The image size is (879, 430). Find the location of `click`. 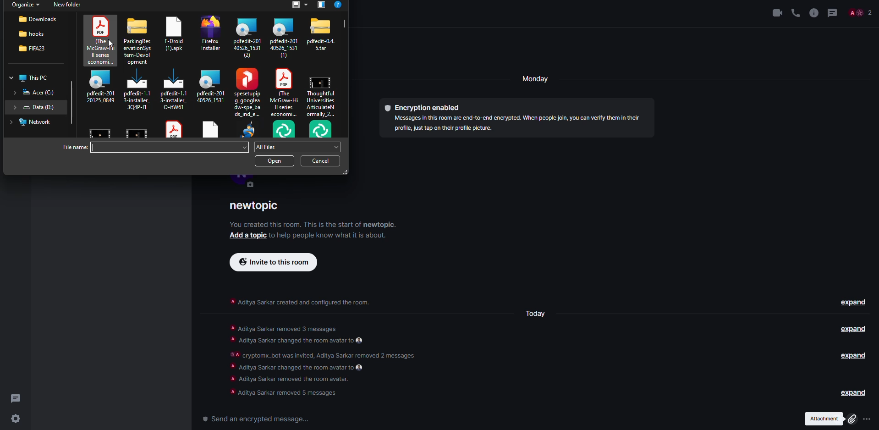

click is located at coordinates (852, 419).